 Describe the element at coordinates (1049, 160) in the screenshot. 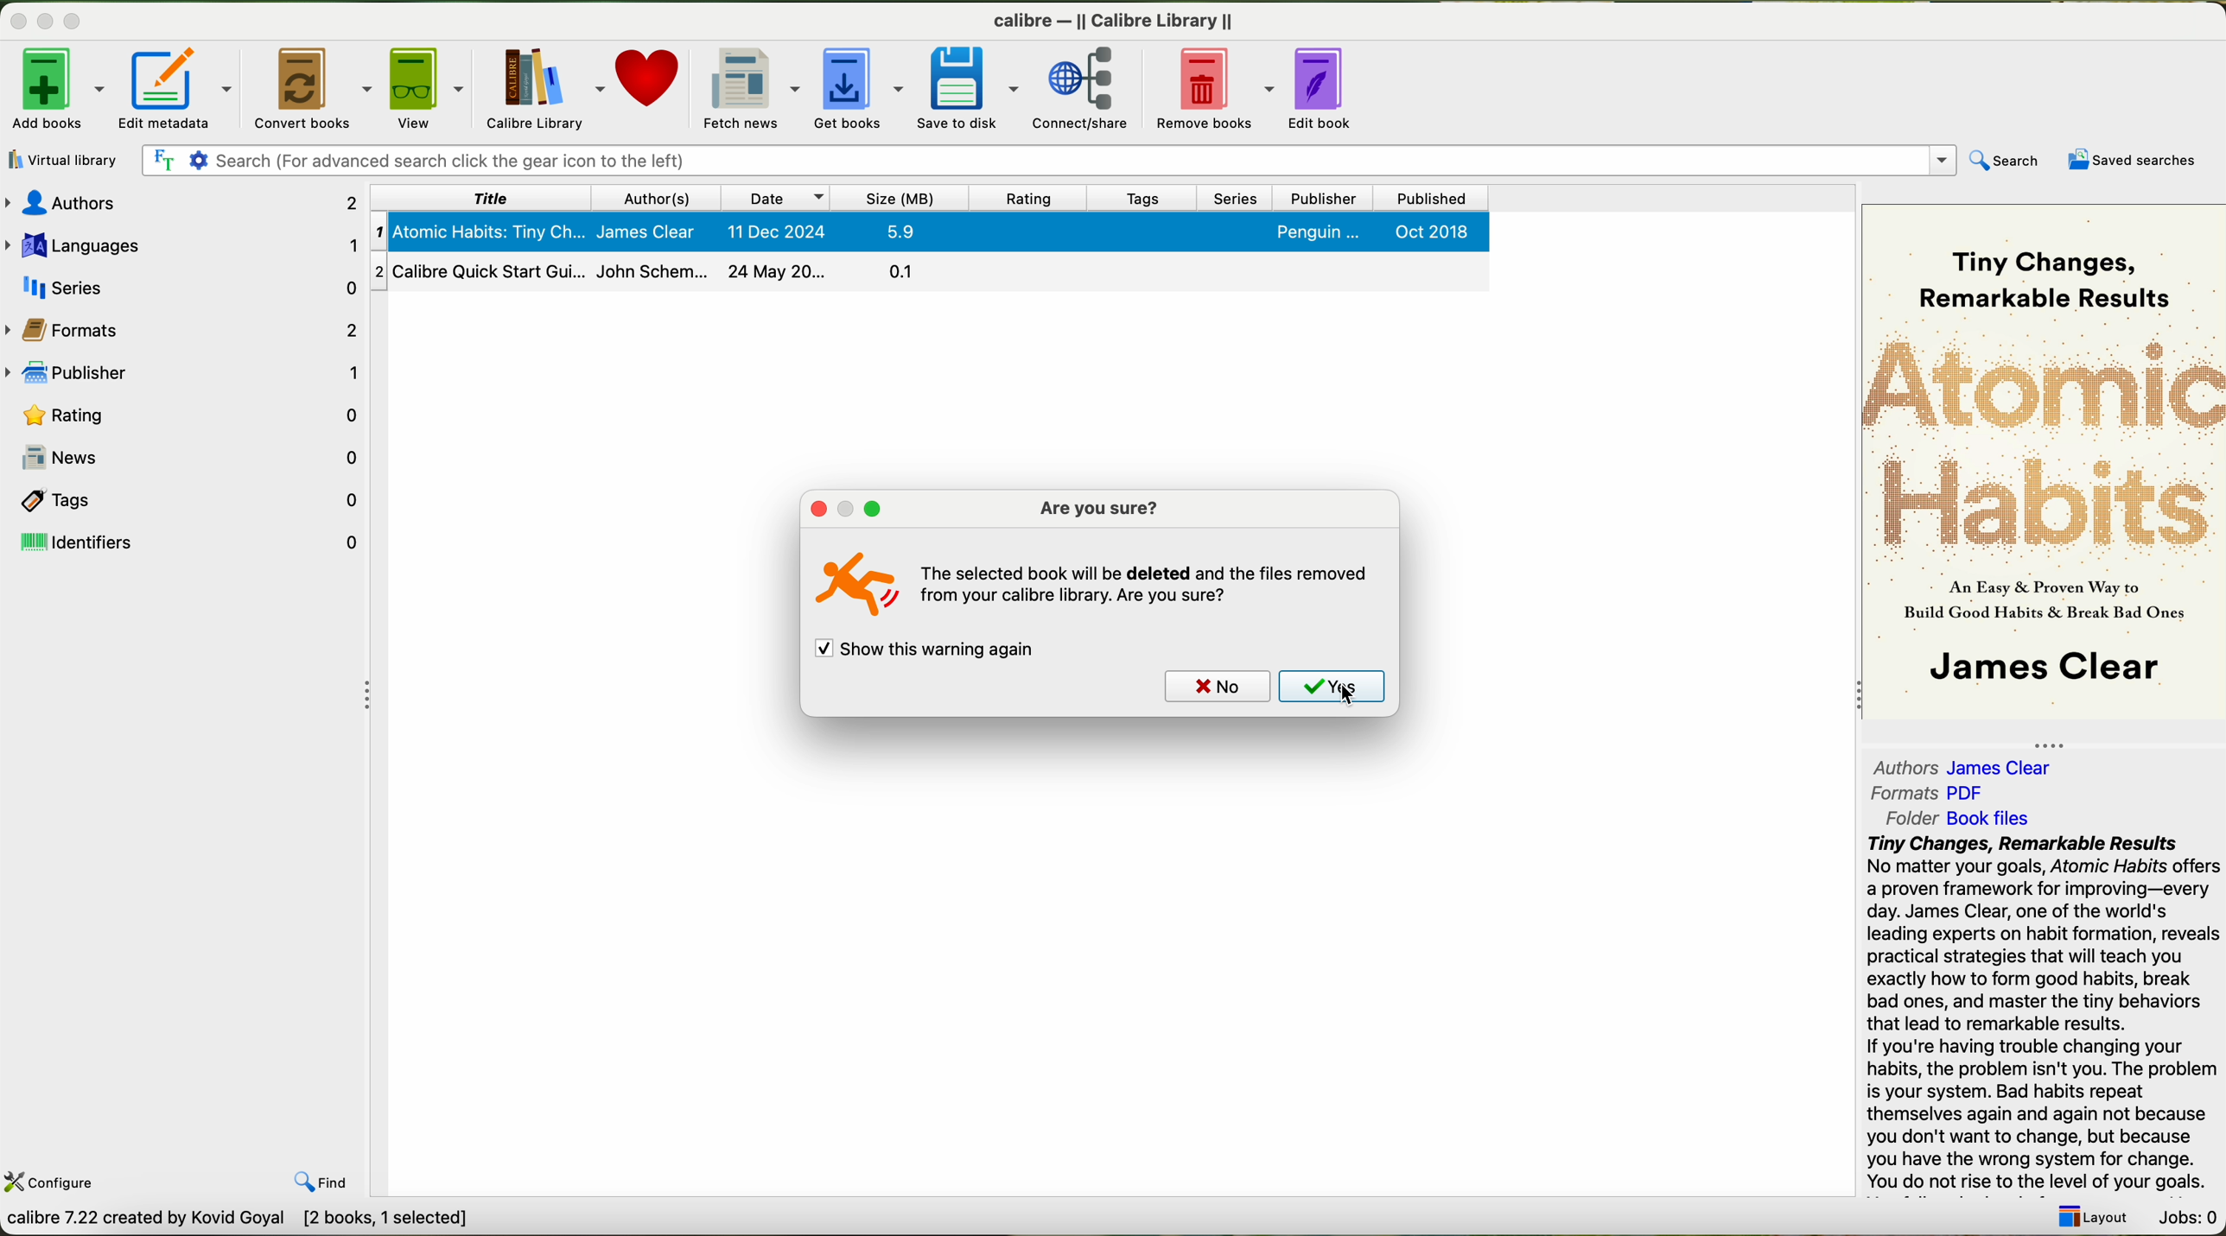

I see `search bar` at that location.